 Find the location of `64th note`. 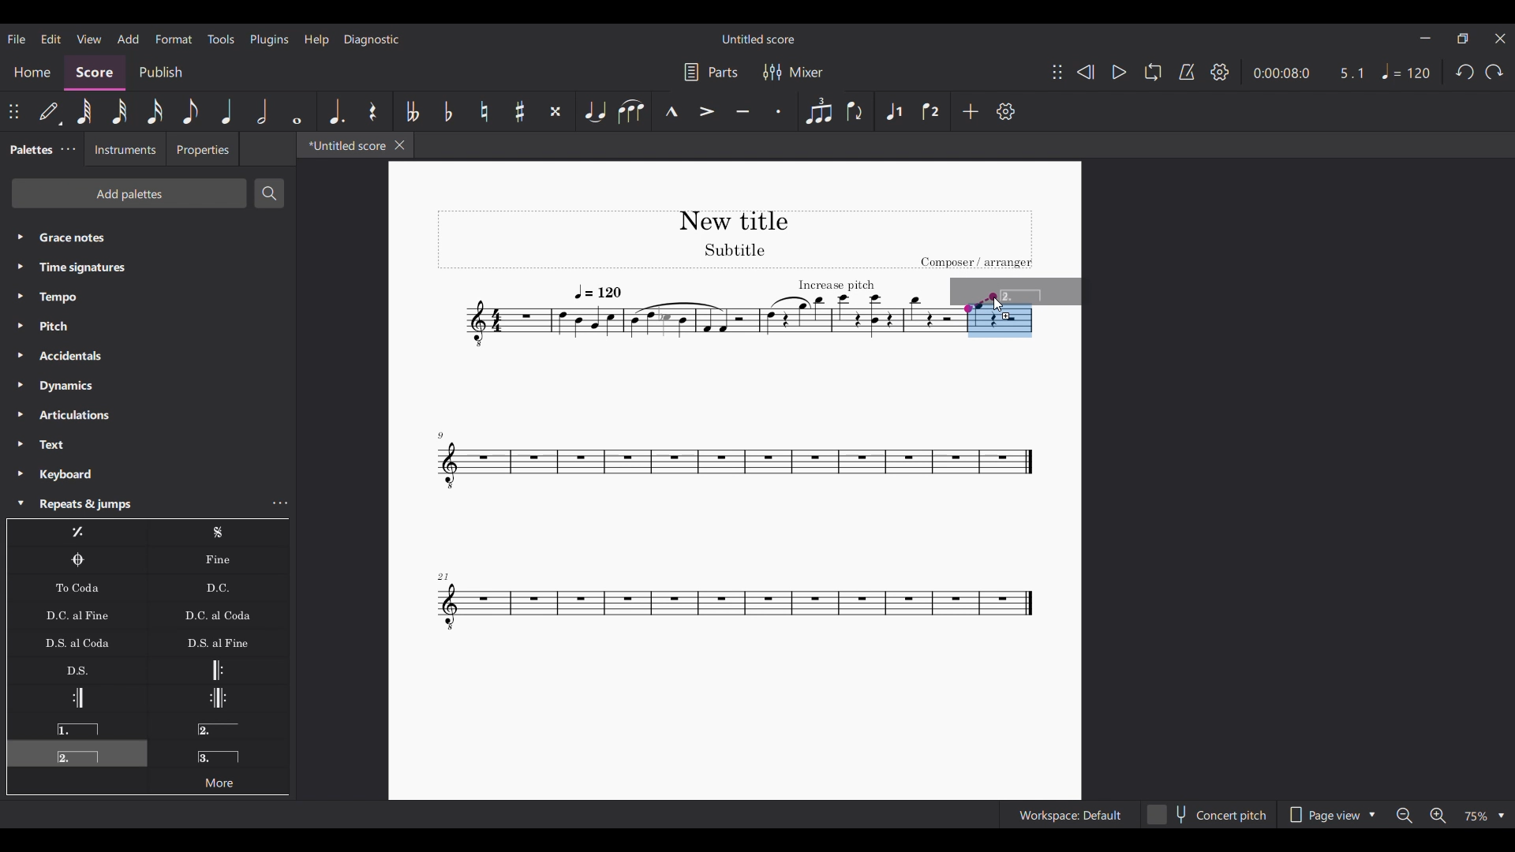

64th note is located at coordinates (84, 112).